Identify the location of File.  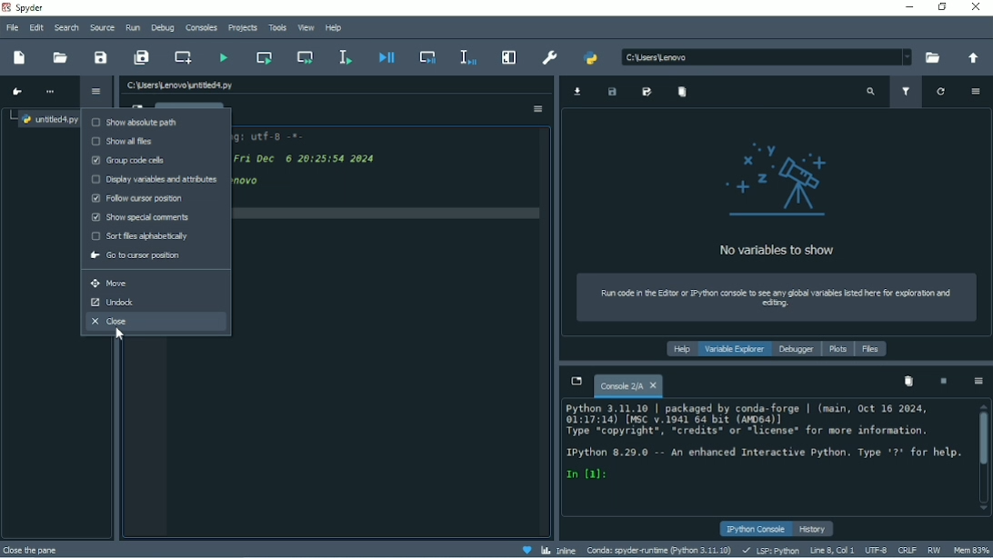
(11, 28).